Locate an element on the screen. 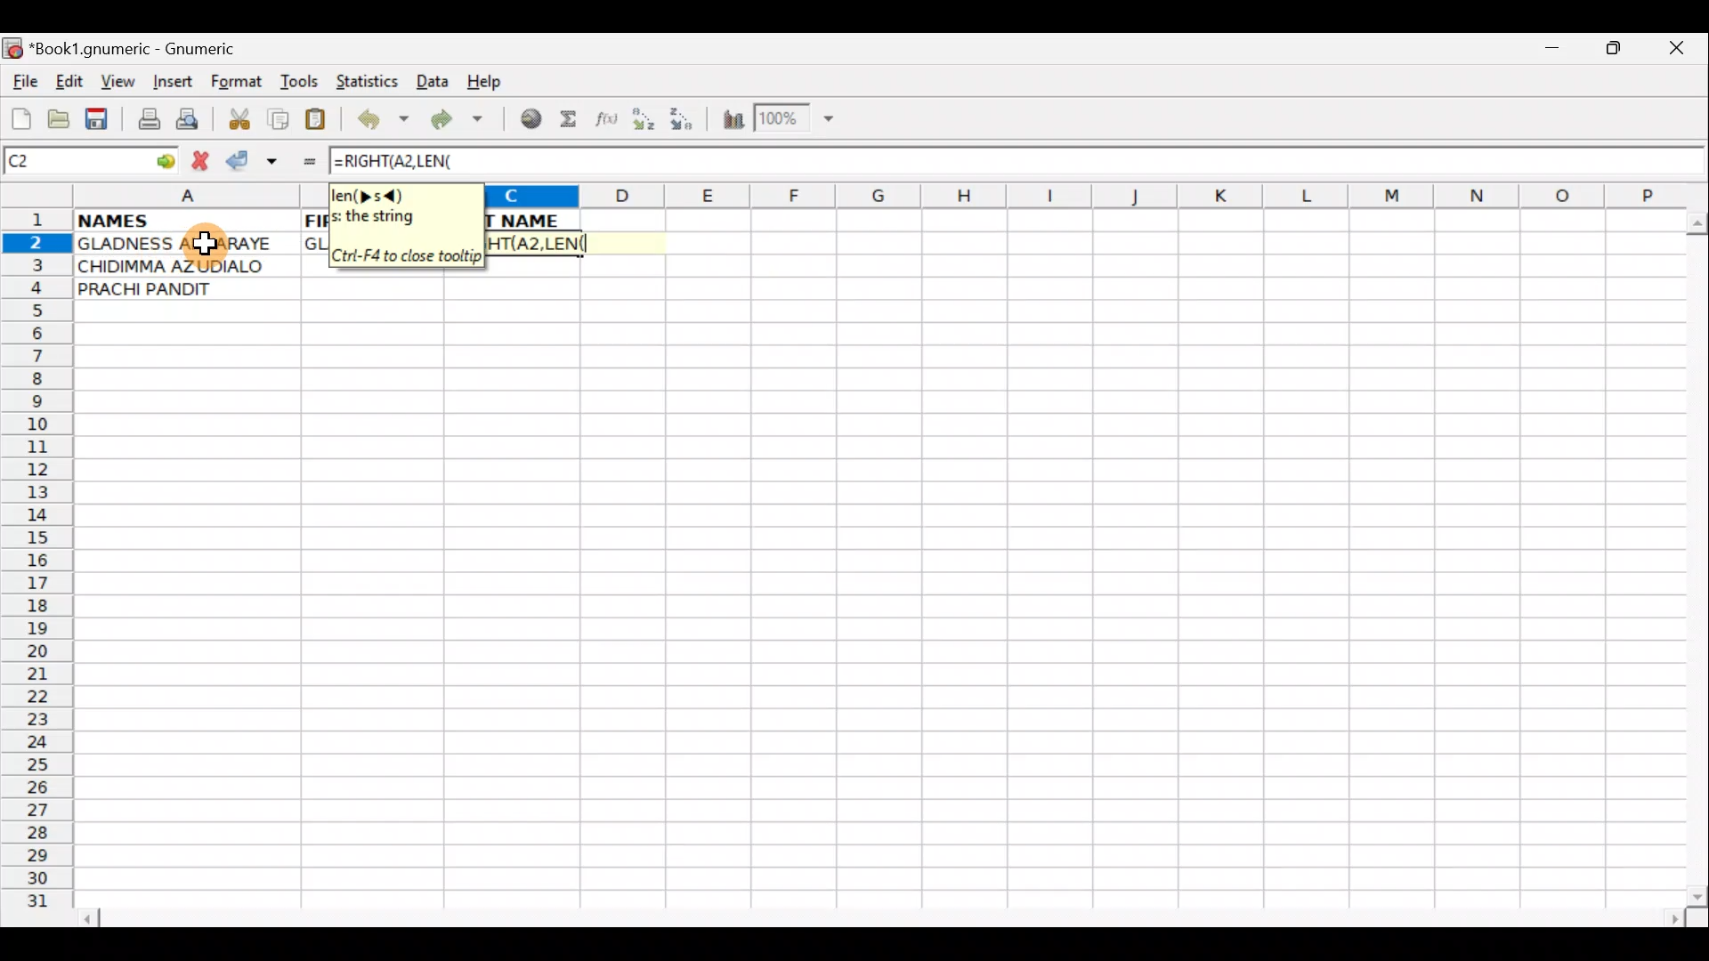  Cell name C2 is located at coordinates (71, 162).